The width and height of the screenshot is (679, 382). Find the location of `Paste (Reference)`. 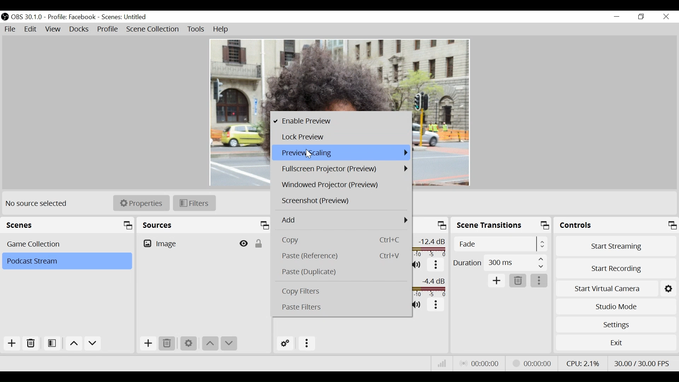

Paste (Reference) is located at coordinates (343, 255).